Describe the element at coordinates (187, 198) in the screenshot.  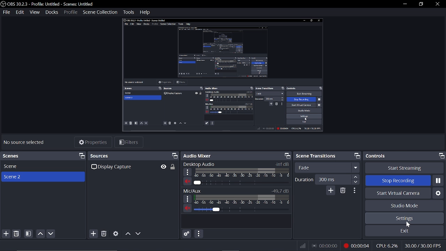
I see `mic/aux menu` at that location.